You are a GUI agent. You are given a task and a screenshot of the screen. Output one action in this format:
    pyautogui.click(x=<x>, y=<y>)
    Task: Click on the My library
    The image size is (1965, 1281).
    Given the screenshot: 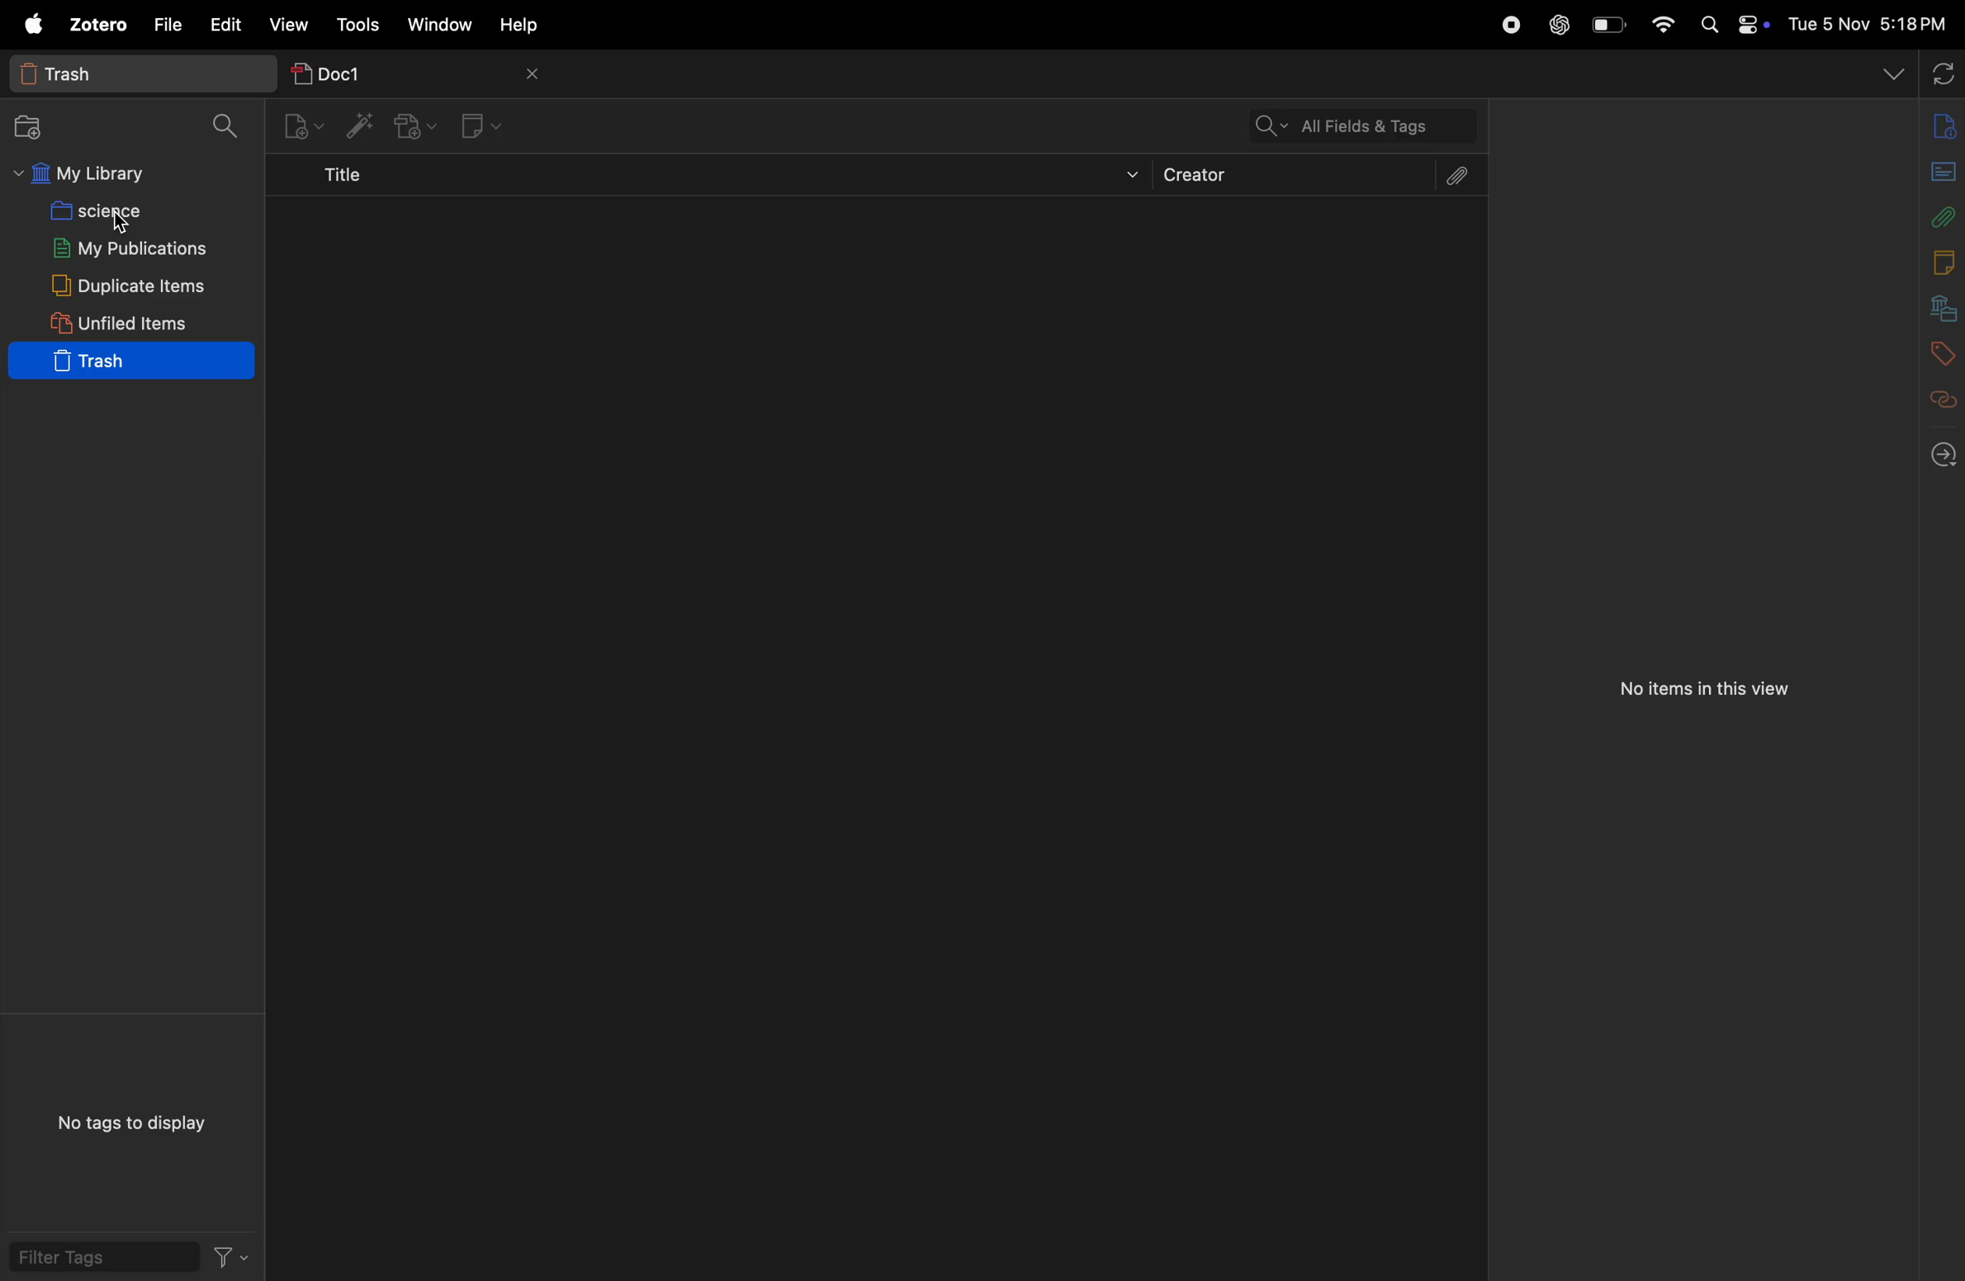 What is the action you would take?
    pyautogui.click(x=120, y=174)
    